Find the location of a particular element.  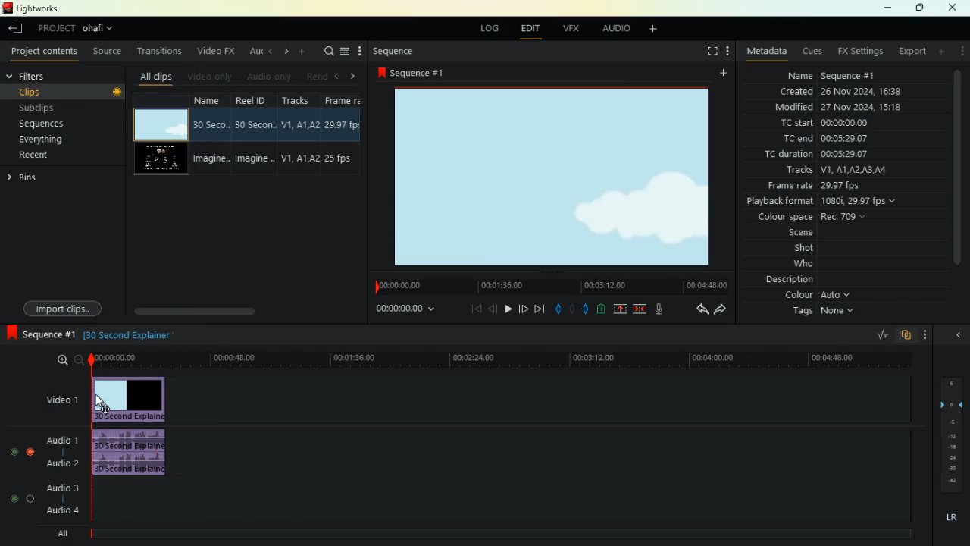

time is located at coordinates (547, 285).